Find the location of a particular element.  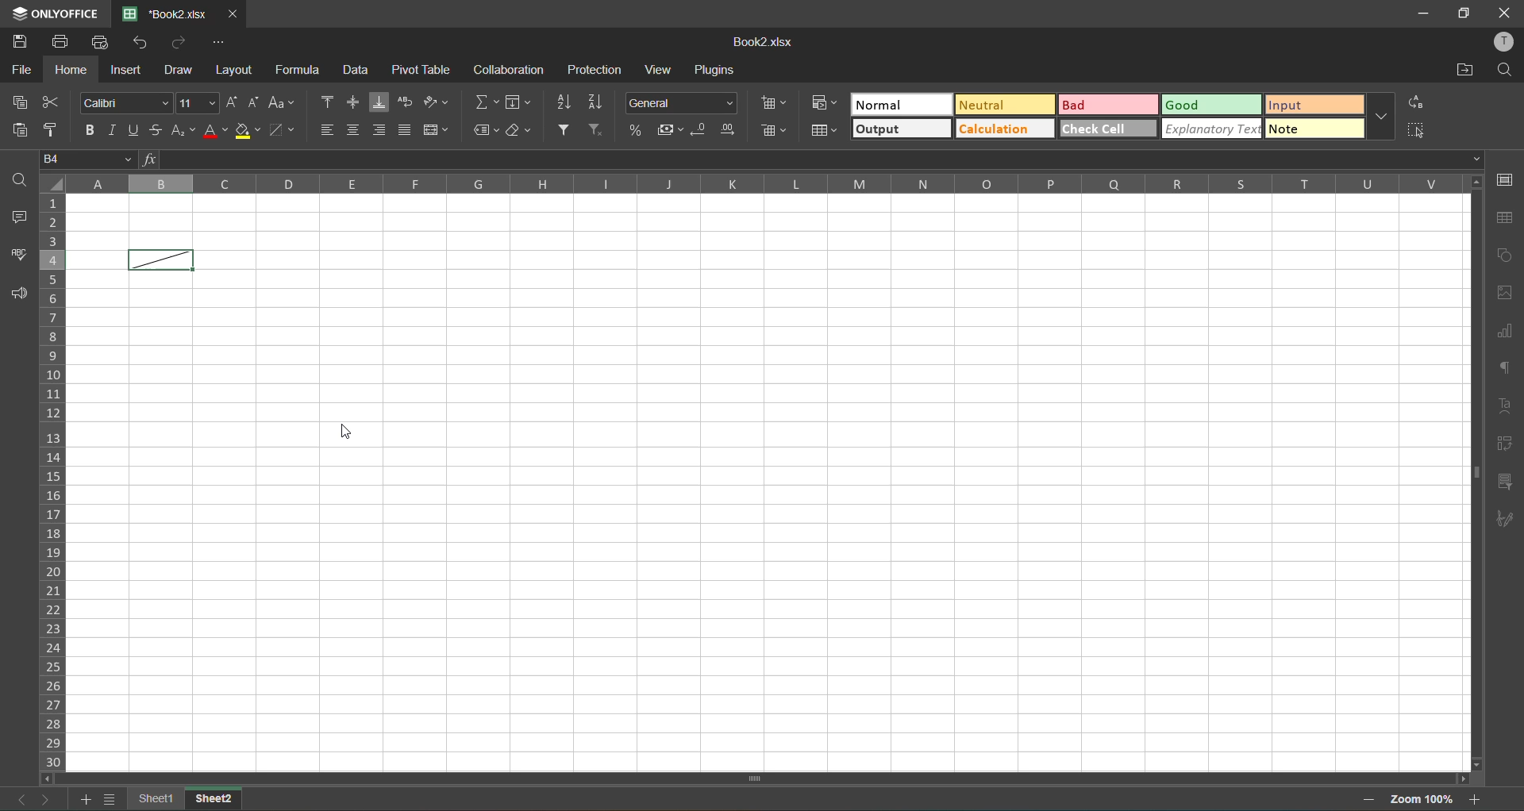

sub/superscripts is located at coordinates (183, 130).